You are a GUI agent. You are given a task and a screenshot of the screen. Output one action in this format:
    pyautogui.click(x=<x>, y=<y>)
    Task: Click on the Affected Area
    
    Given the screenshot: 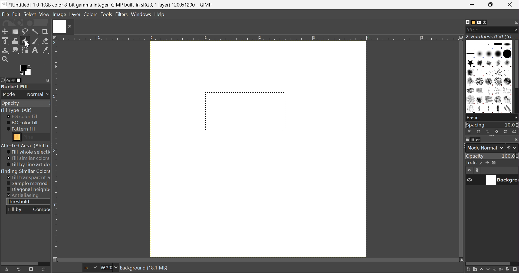 What is the action you would take?
    pyautogui.click(x=24, y=146)
    